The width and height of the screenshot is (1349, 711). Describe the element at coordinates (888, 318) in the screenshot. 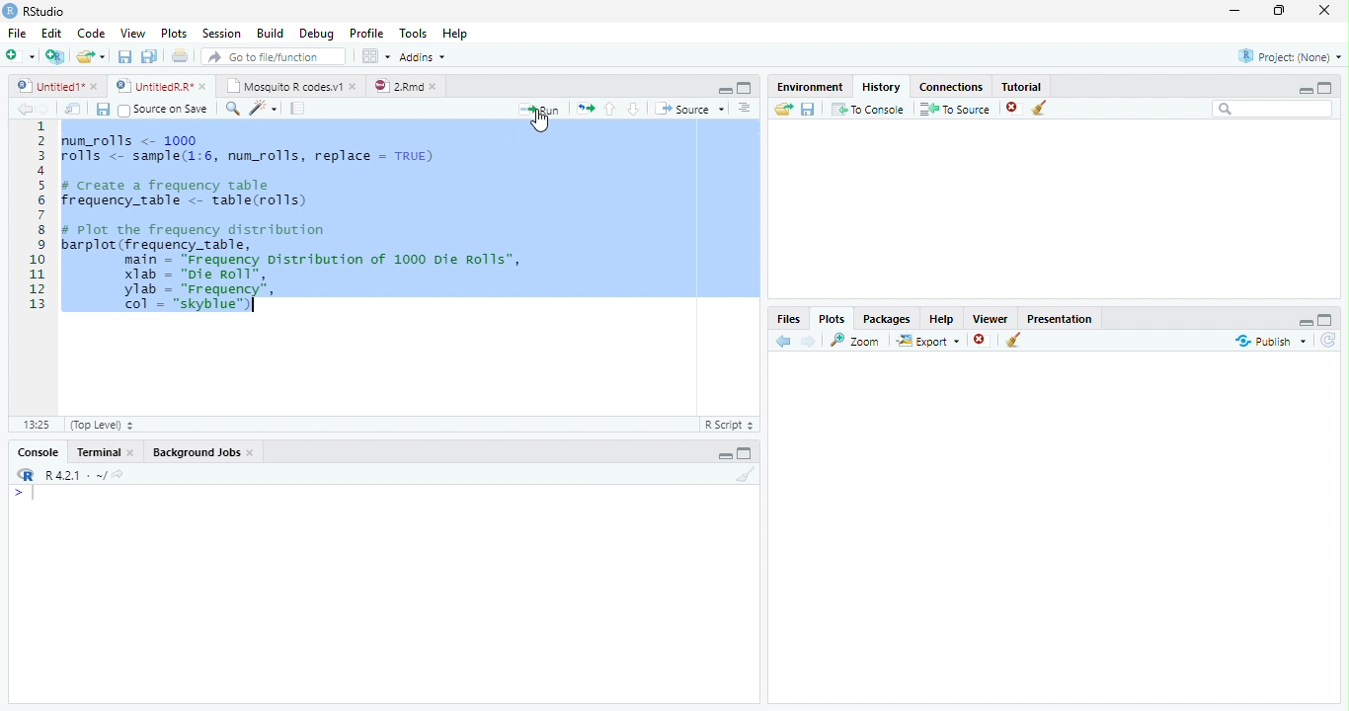

I see `Packages` at that location.